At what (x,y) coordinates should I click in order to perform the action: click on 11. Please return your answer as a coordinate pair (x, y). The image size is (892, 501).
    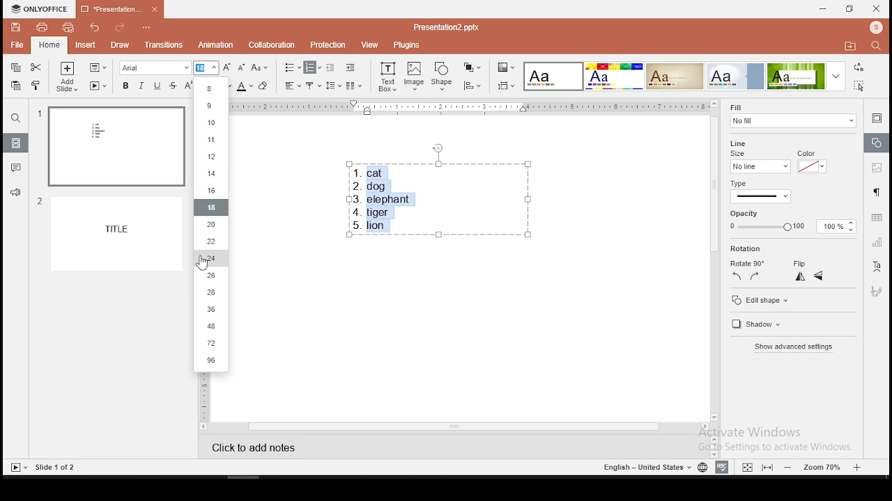
    Looking at the image, I should click on (211, 140).